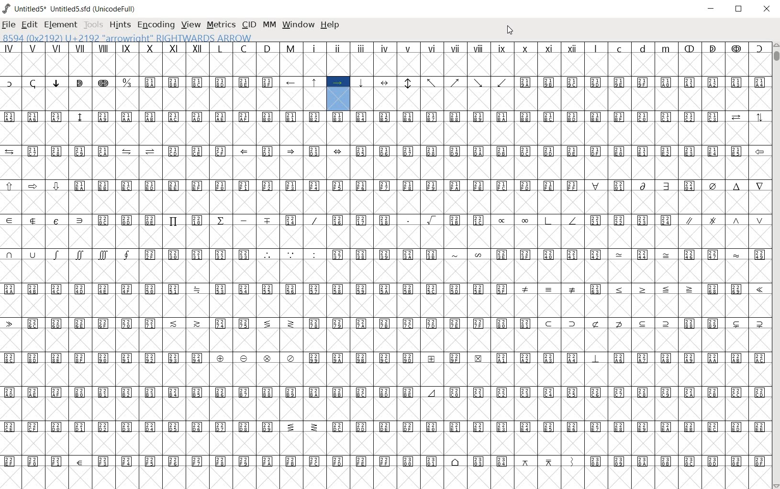 This screenshot has width=780, height=489. I want to click on SCROLLBAR, so click(775, 265).